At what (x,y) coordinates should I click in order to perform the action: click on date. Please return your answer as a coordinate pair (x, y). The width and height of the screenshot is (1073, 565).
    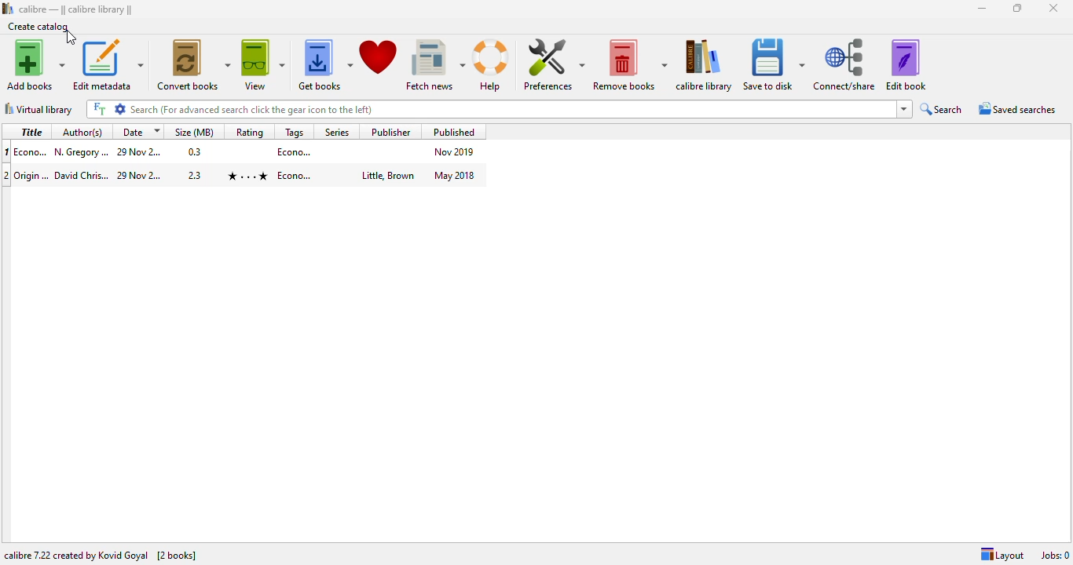
    Looking at the image, I should click on (140, 132).